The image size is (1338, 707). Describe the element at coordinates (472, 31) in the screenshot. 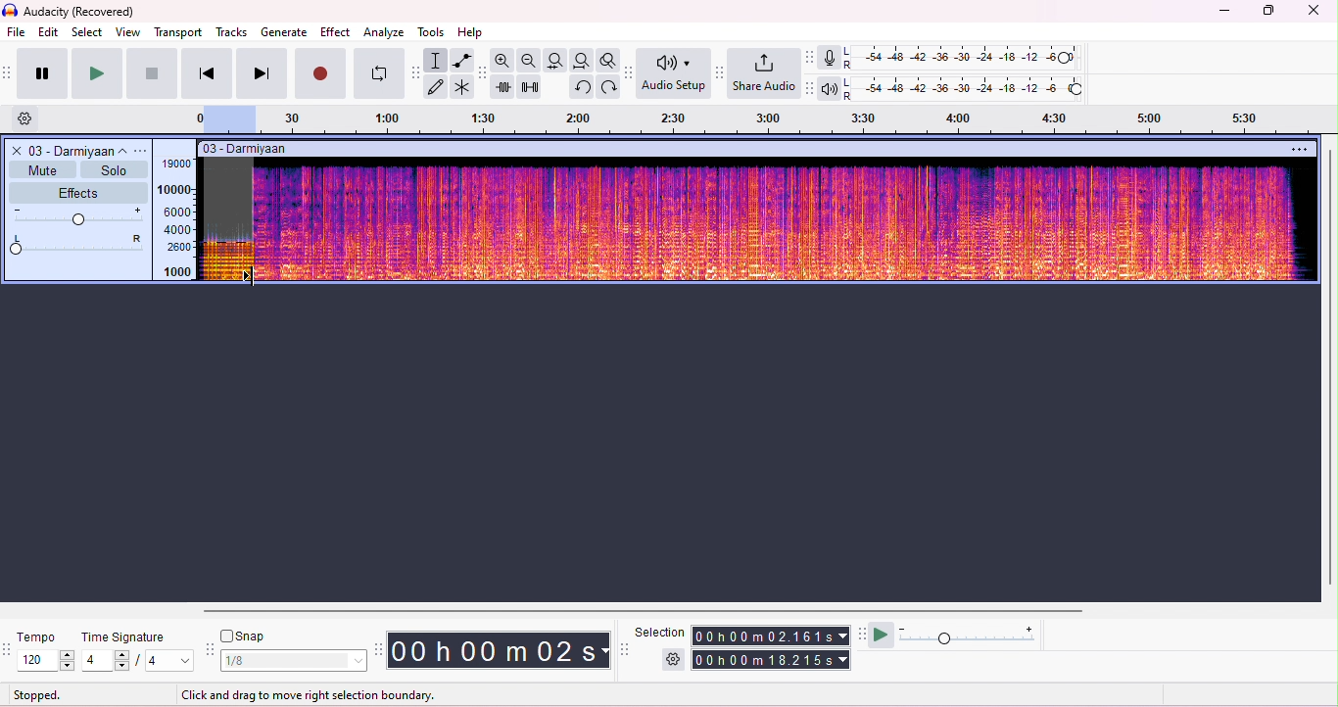

I see `help` at that location.